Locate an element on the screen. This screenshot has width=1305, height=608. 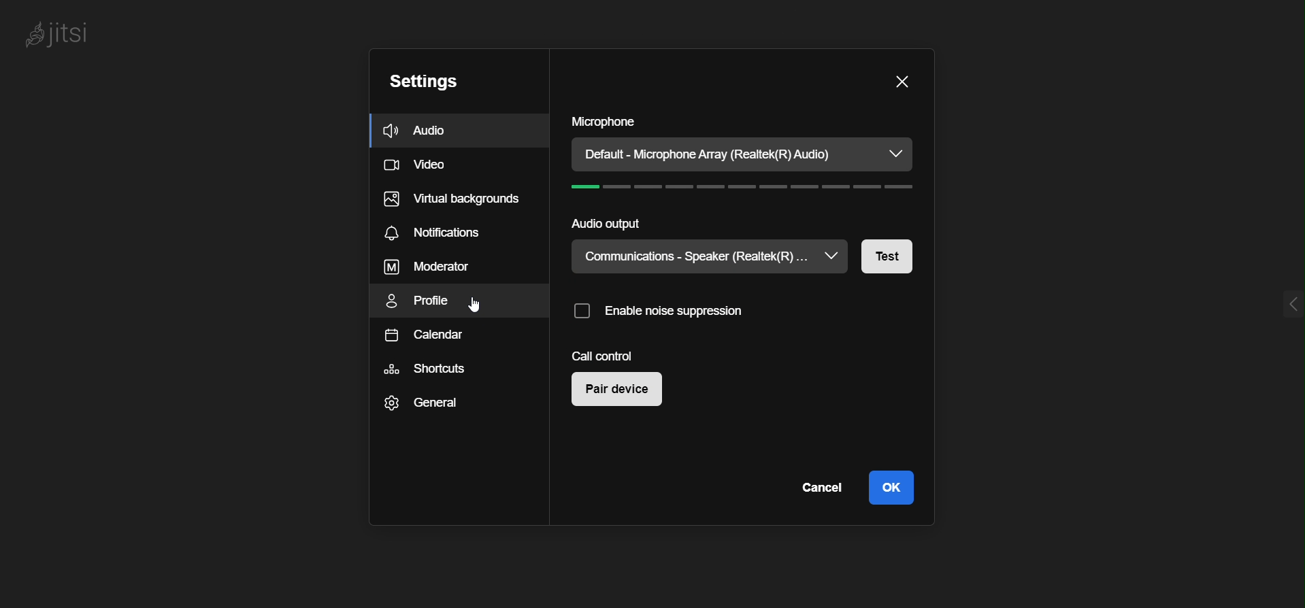
test is located at coordinates (888, 260).